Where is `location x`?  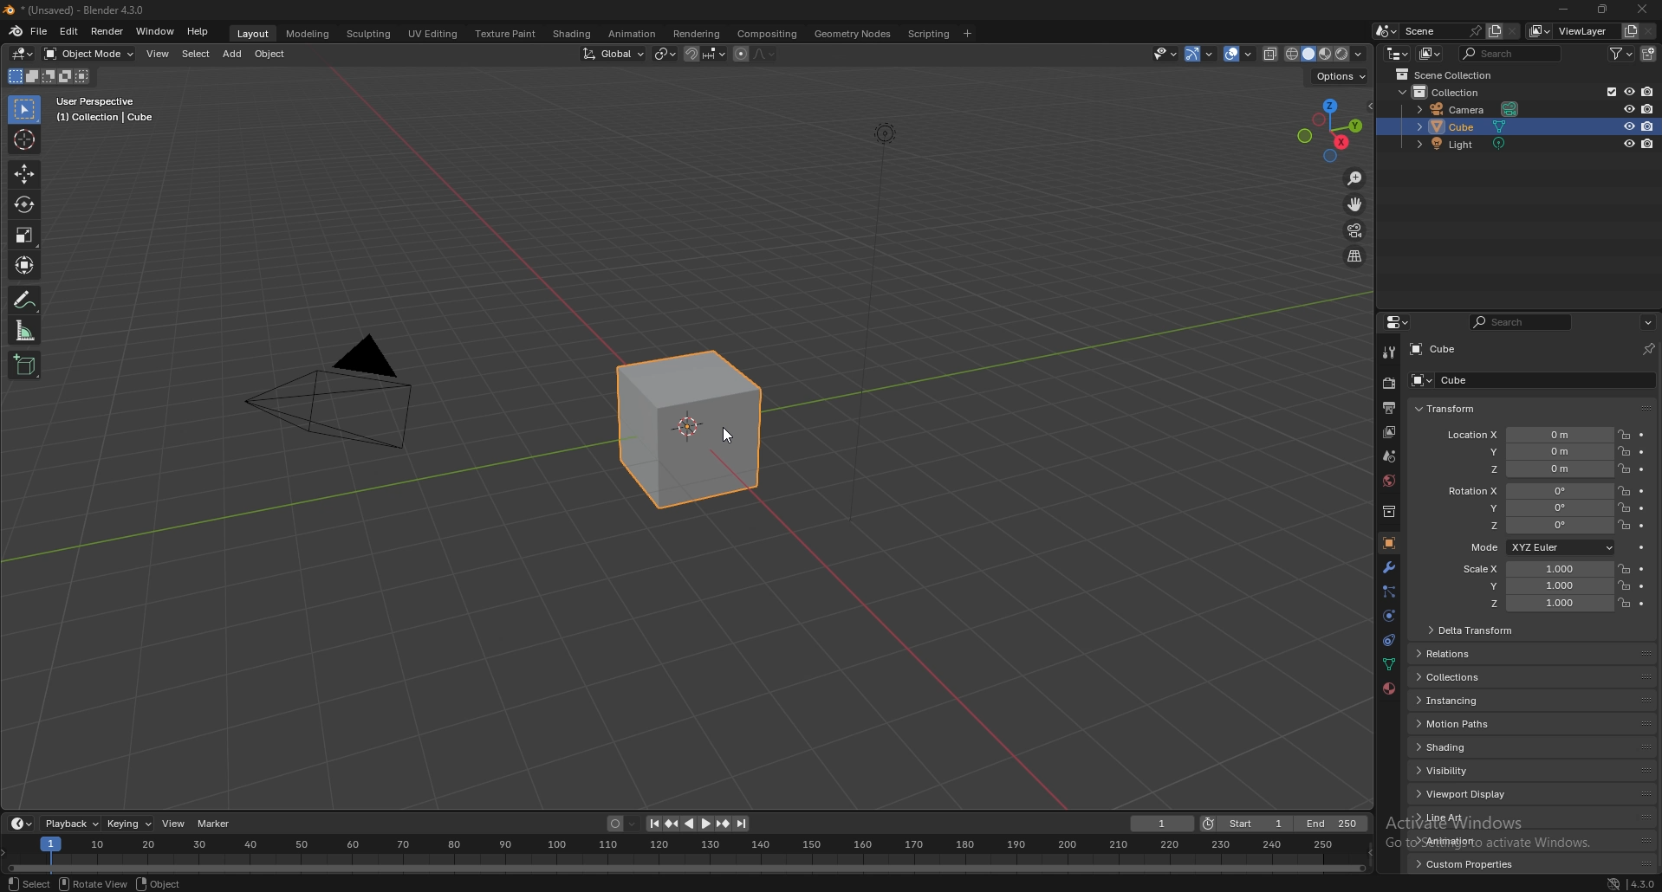
location x is located at coordinates (1527, 436).